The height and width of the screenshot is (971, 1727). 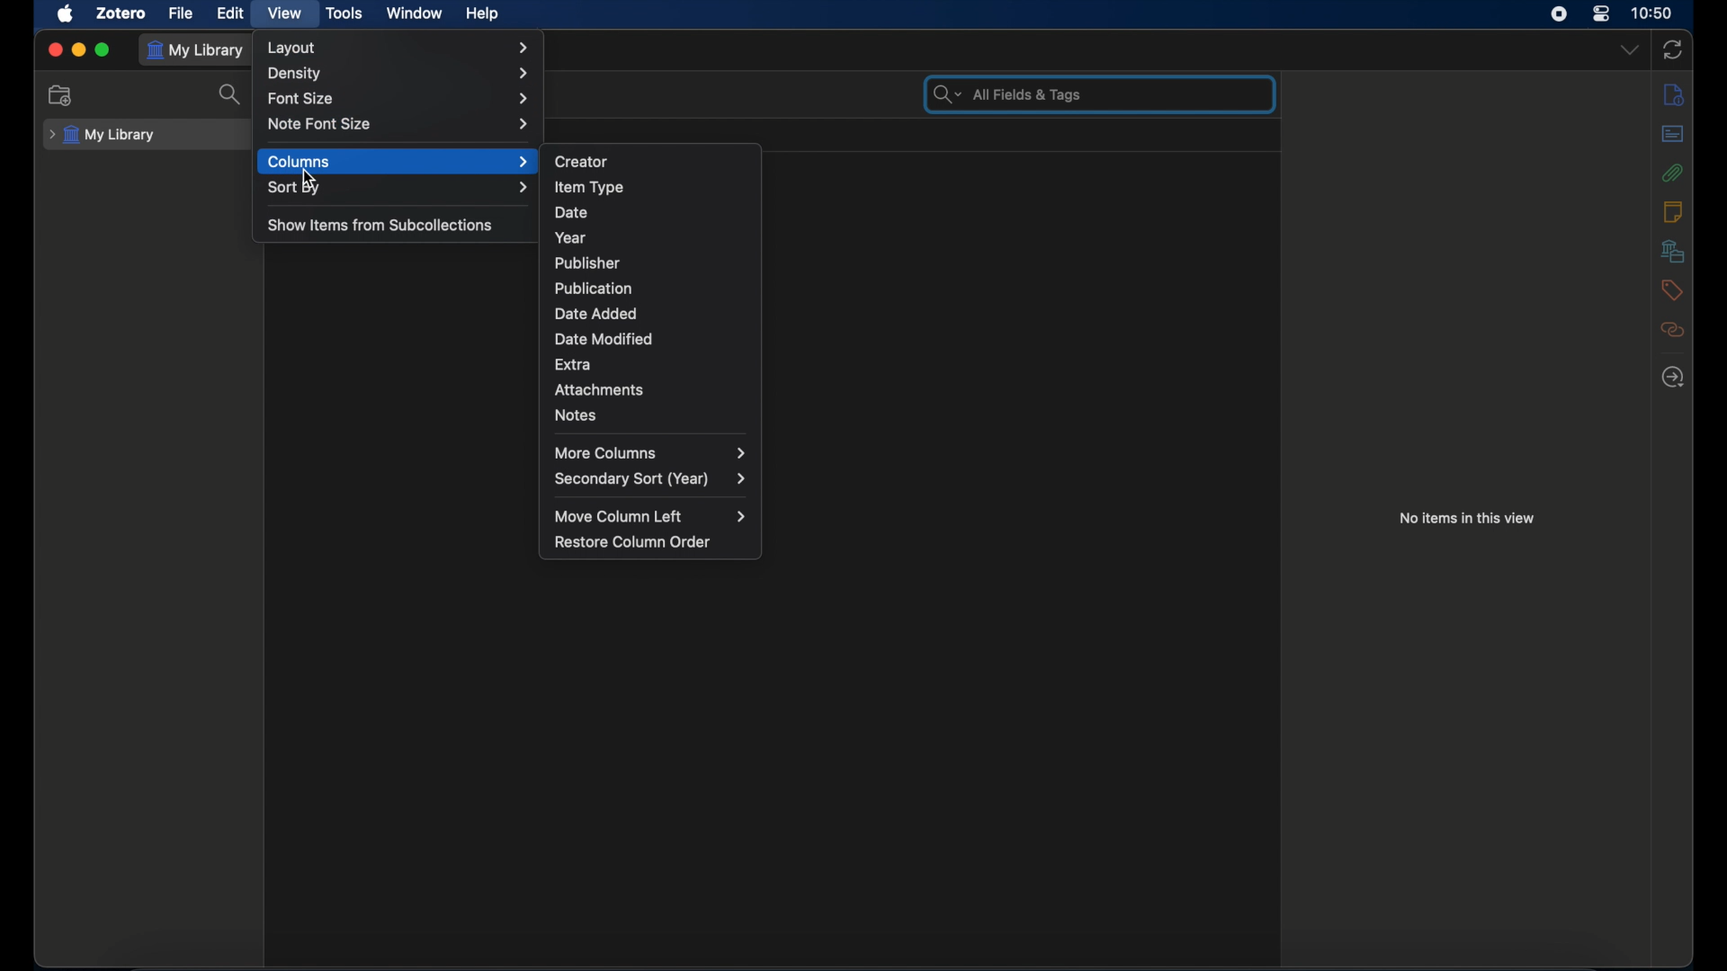 I want to click on publication, so click(x=593, y=288).